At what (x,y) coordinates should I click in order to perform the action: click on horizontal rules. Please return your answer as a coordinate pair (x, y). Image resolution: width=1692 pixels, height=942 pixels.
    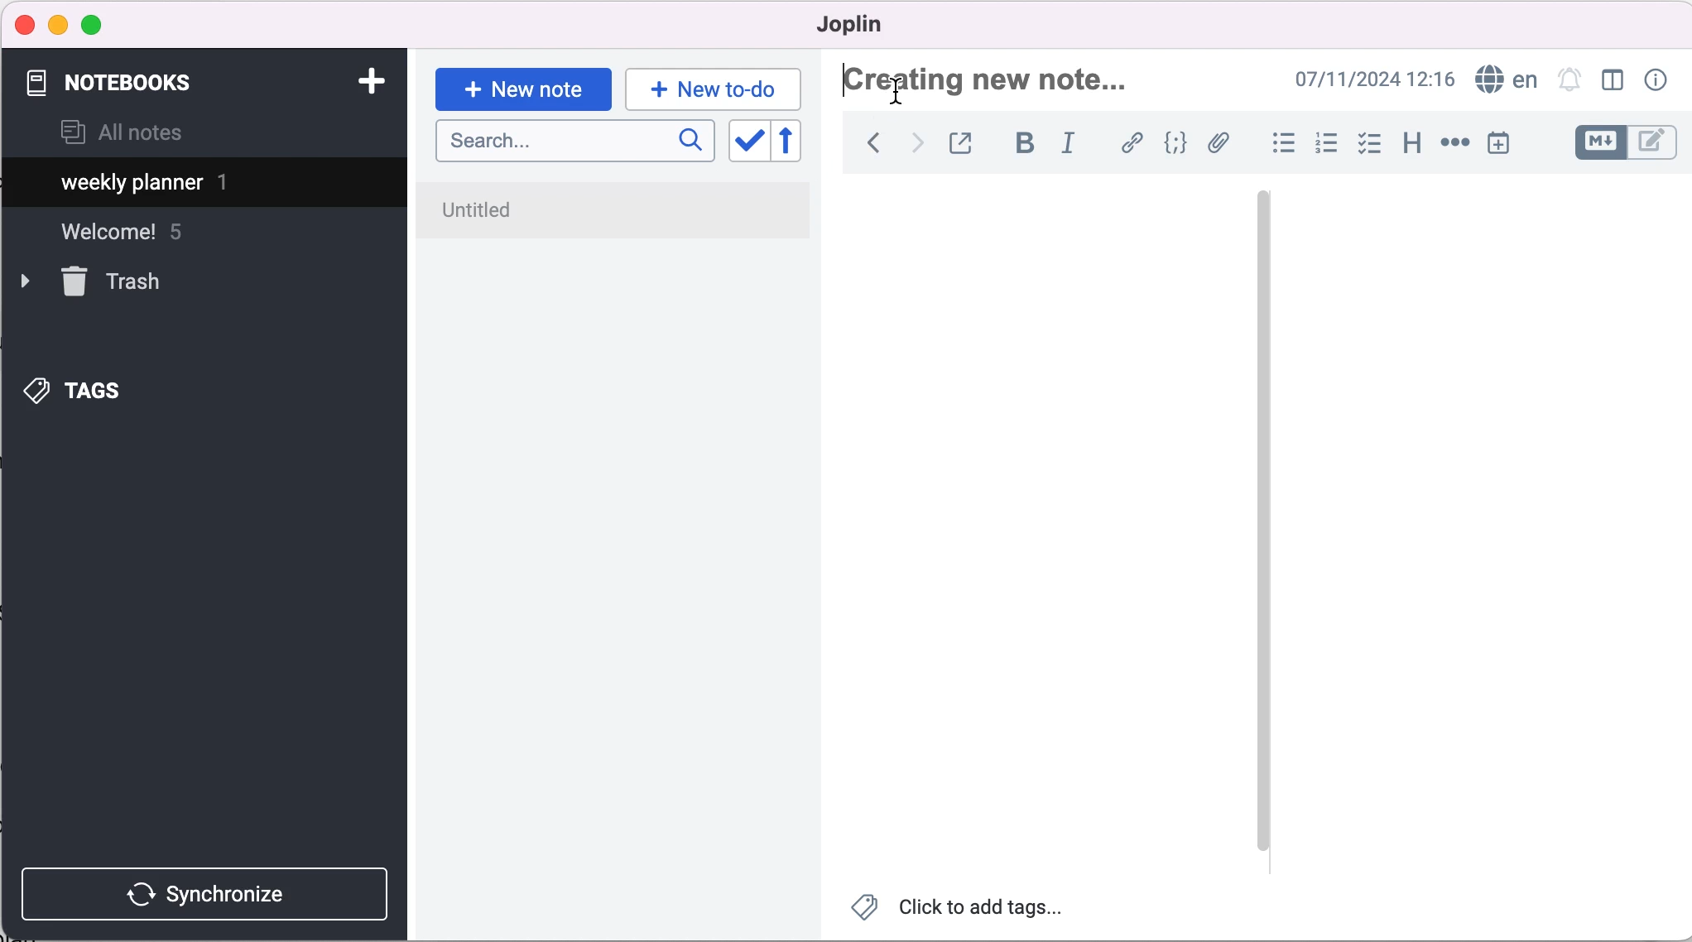
    Looking at the image, I should click on (1452, 144).